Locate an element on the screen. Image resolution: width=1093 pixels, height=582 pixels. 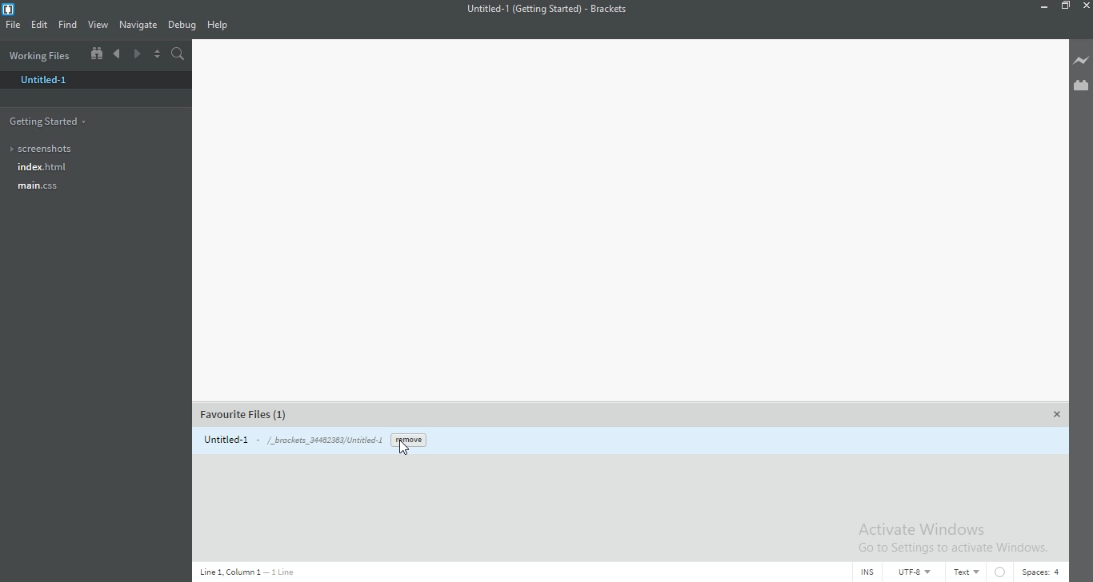
Line code data is located at coordinates (246, 572).